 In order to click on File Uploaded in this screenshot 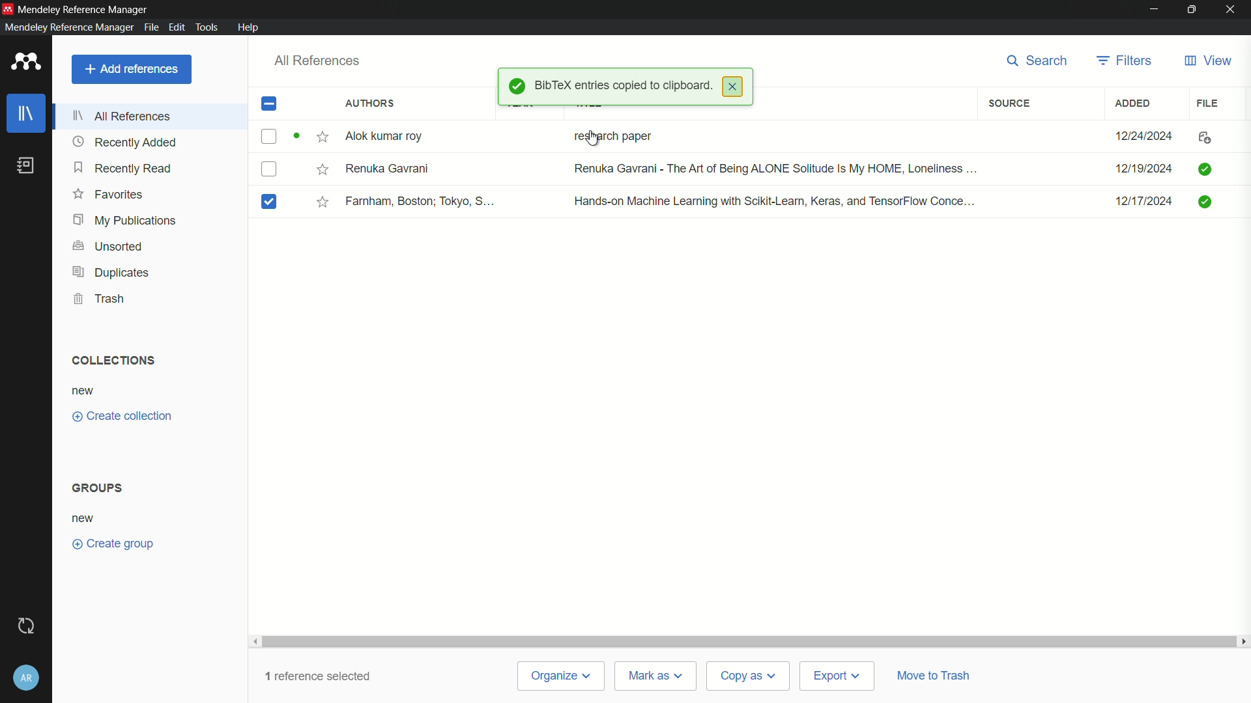, I will do `click(1218, 206)`.